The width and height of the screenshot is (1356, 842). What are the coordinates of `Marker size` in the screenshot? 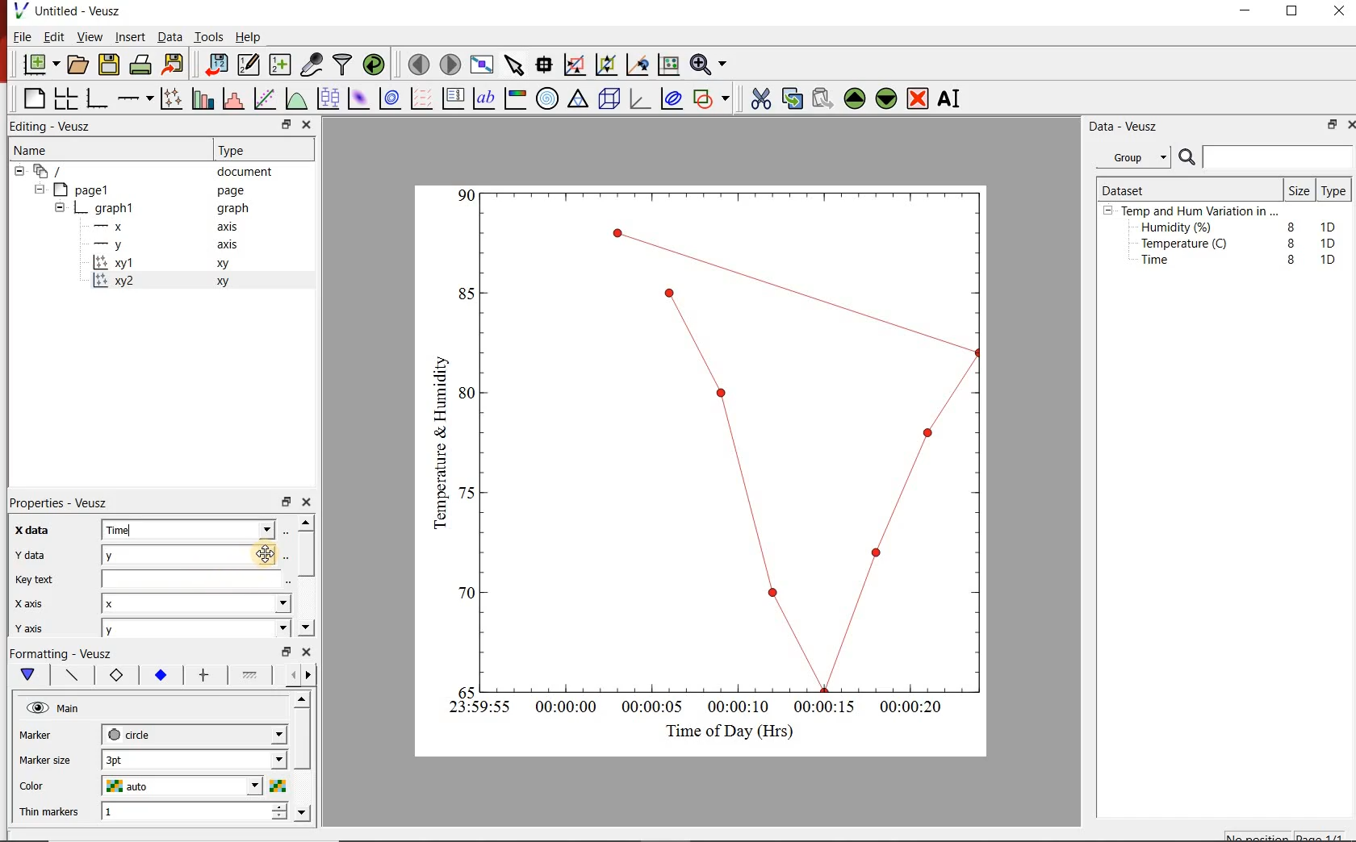 It's located at (52, 758).